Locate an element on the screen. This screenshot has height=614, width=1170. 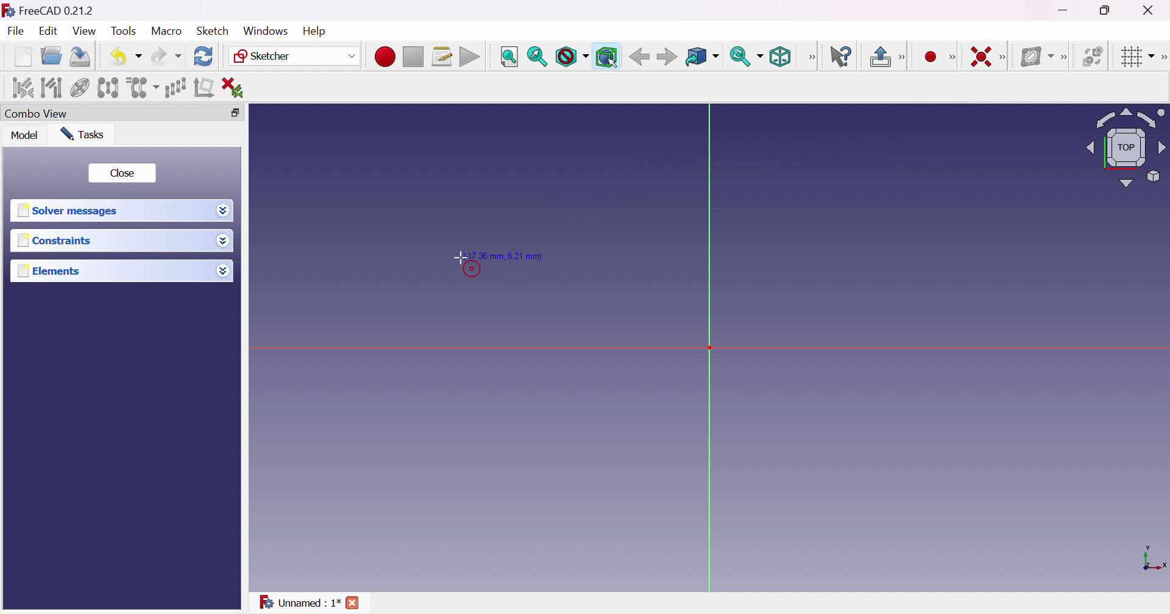
Elements is located at coordinates (51, 270).